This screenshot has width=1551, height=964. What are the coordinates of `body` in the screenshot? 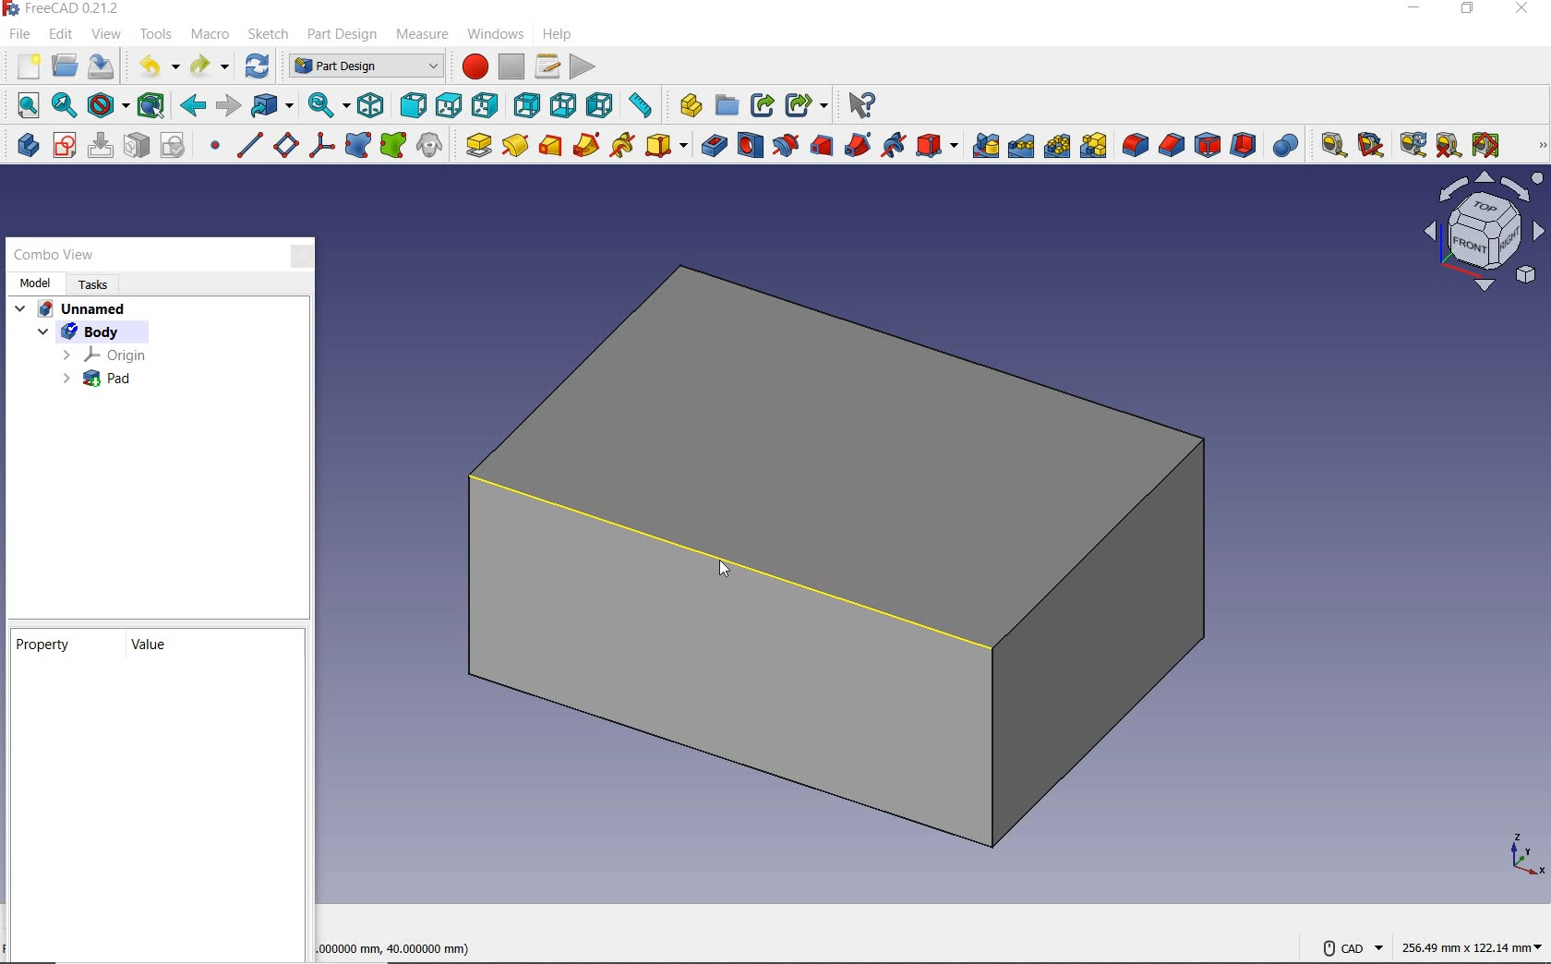 It's located at (74, 331).